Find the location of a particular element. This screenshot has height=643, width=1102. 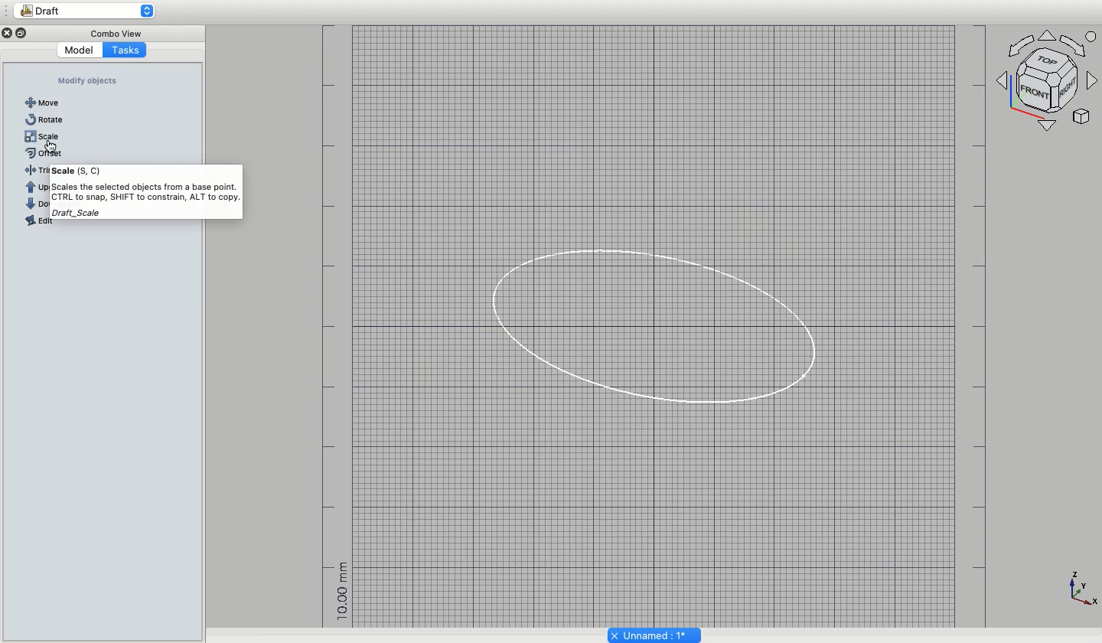

Minimize is located at coordinates (22, 33).